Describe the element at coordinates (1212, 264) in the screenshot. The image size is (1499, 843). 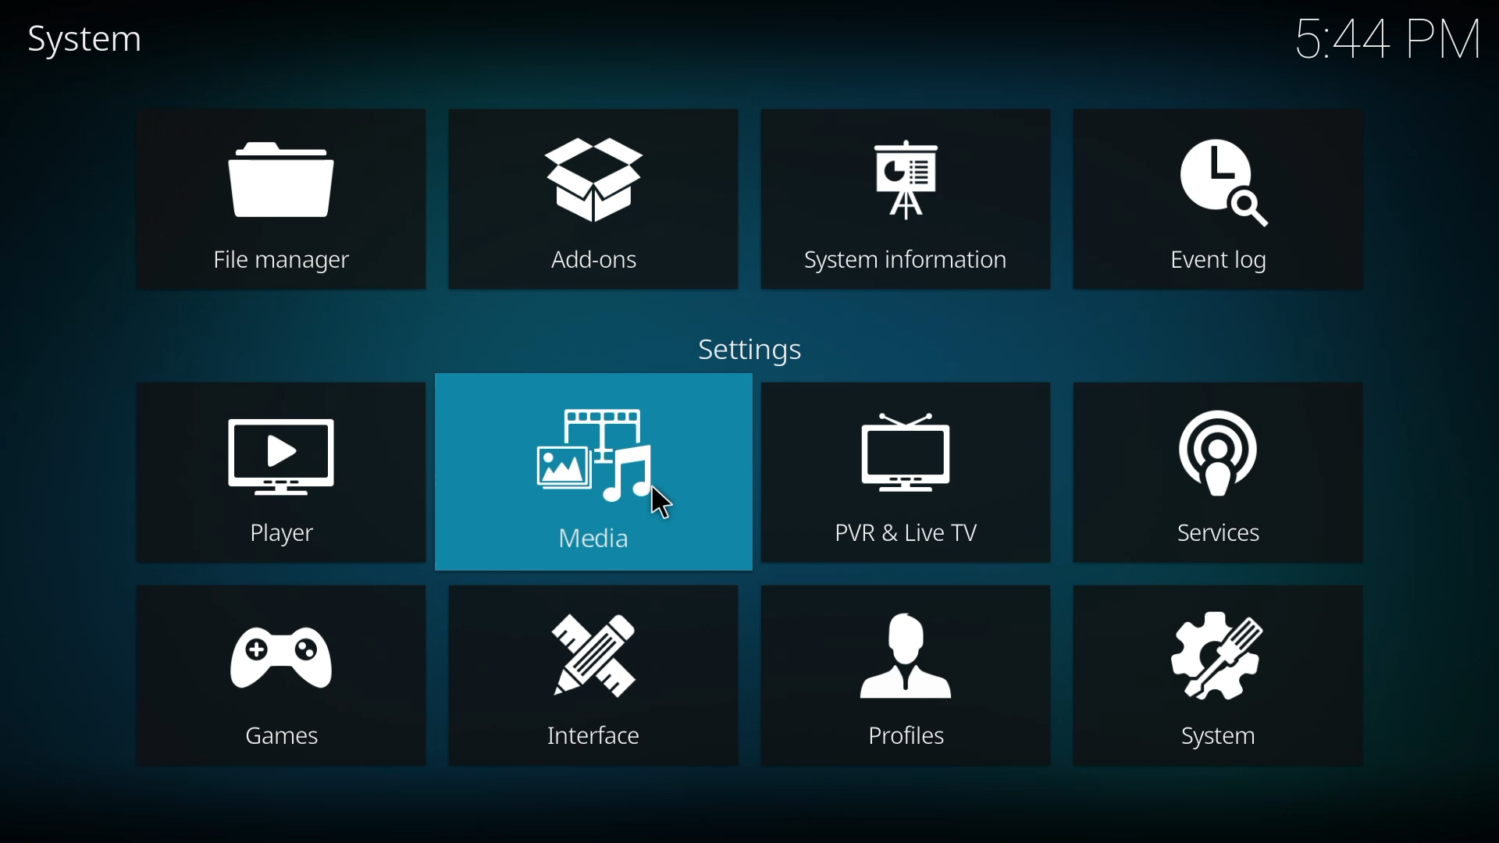
I see `Event log` at that location.